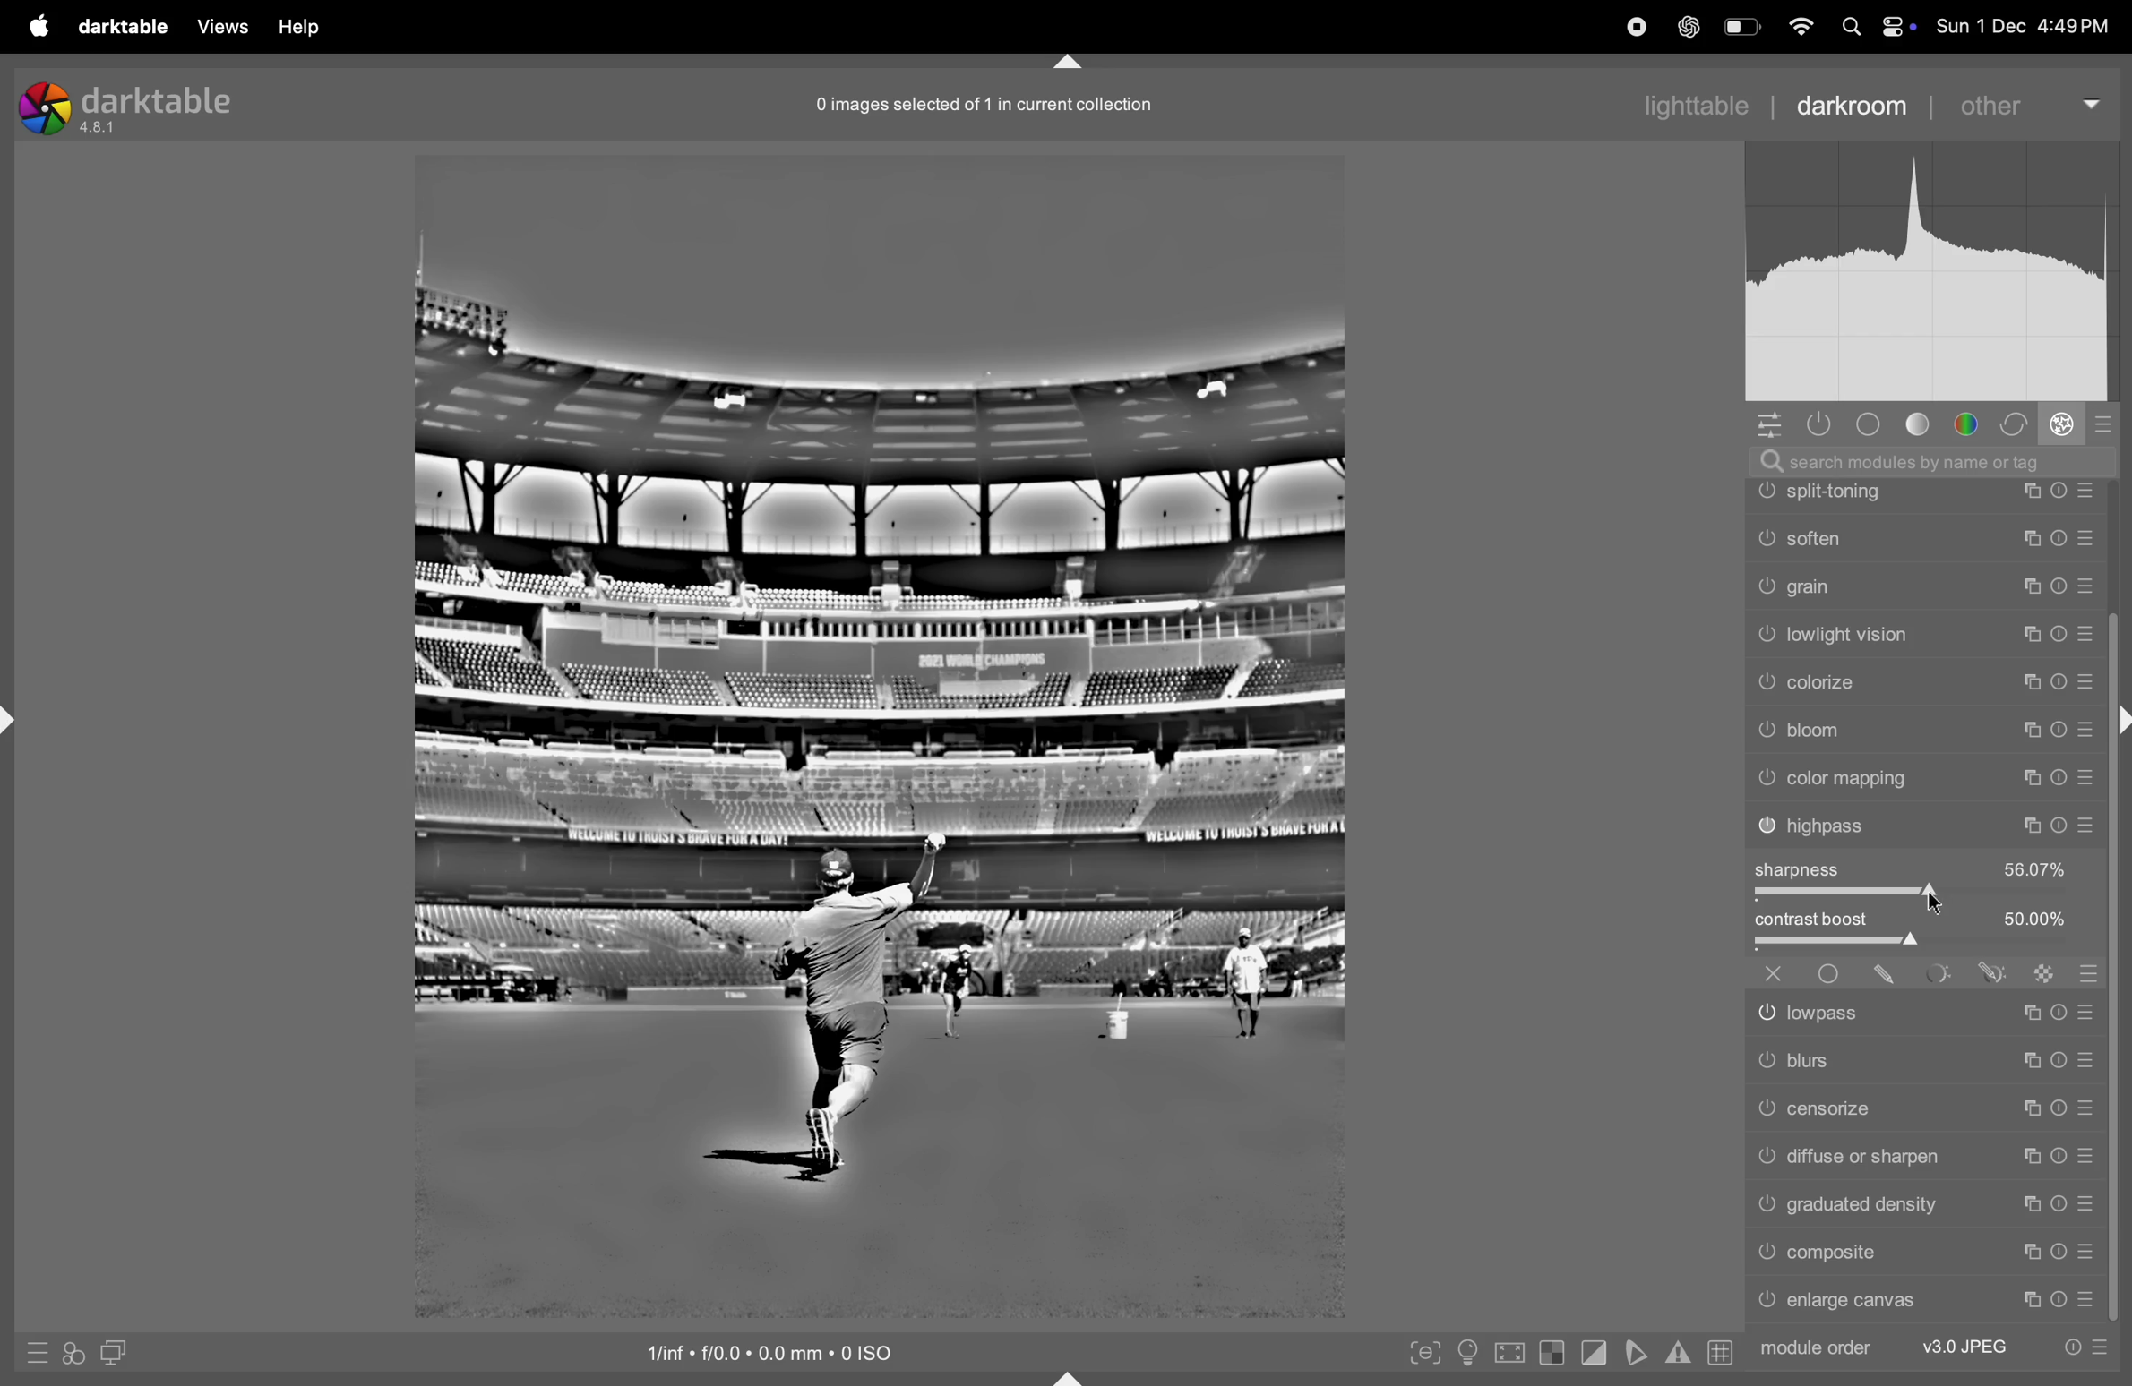 This screenshot has width=2132, height=1386. What do you see at coordinates (1686, 26) in the screenshot?
I see `cahtgpt` at bounding box center [1686, 26].